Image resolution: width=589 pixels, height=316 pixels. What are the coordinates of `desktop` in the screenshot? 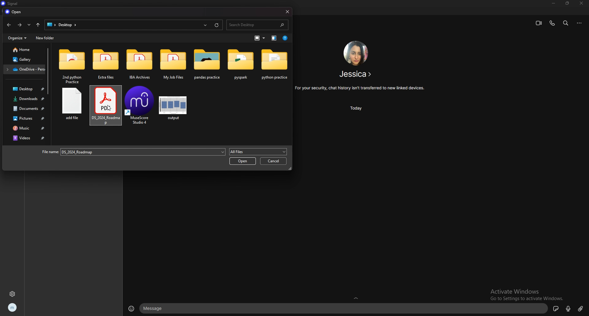 It's located at (51, 25).